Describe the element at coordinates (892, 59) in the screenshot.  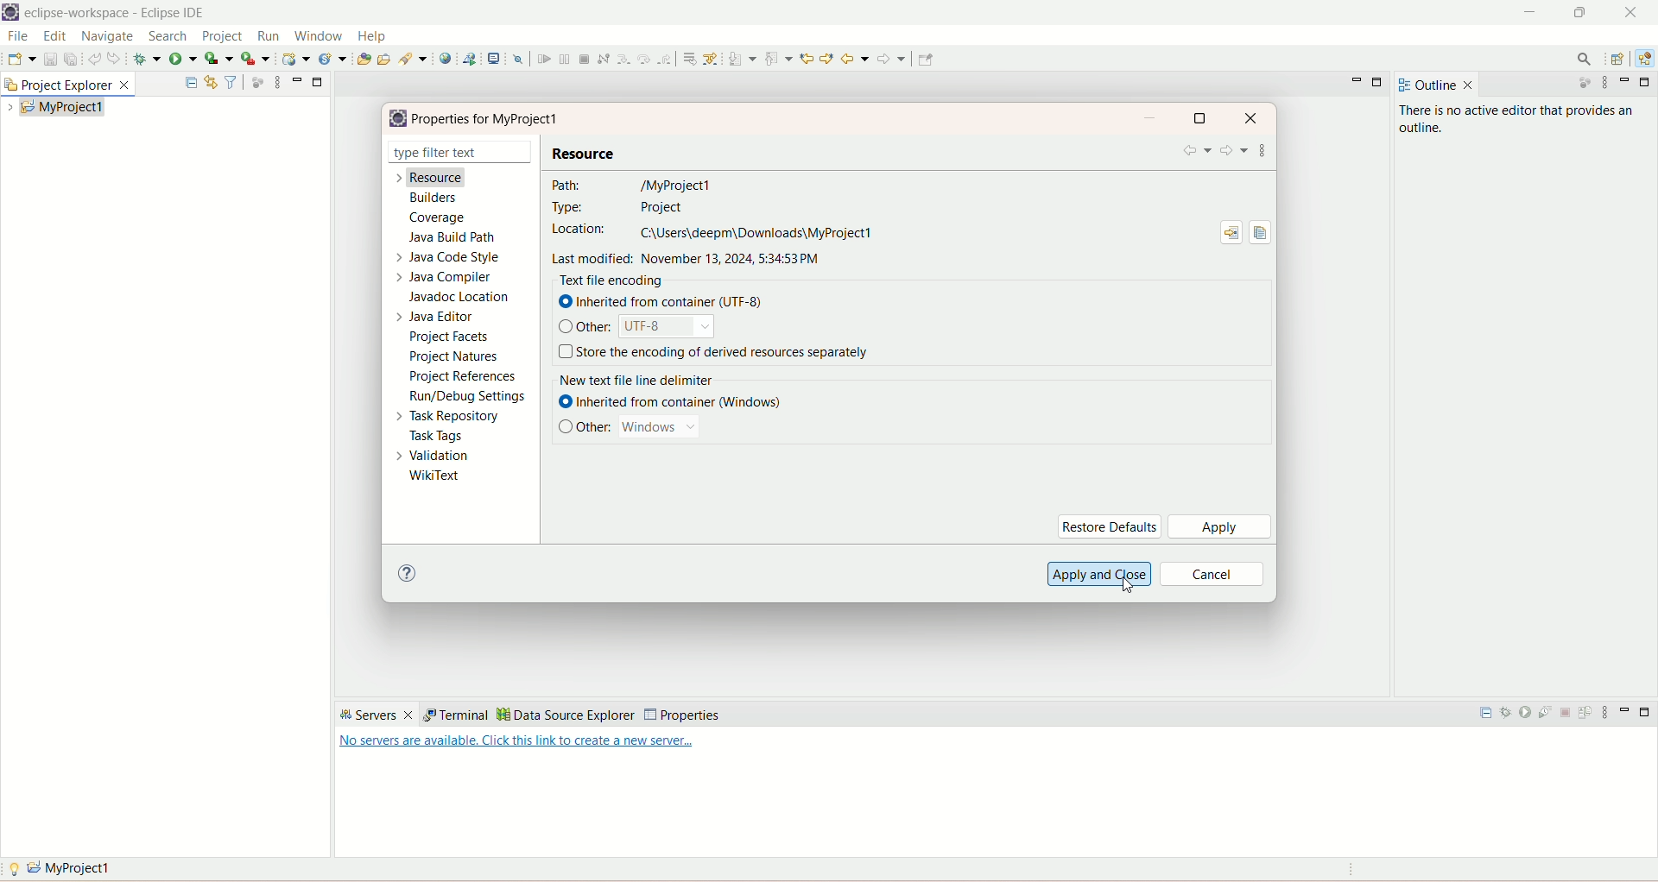
I see `forward` at that location.